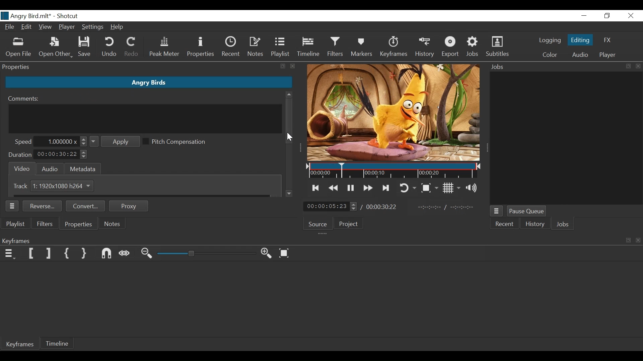  Describe the element at coordinates (446, 206) in the screenshot. I see `In Point` at that location.